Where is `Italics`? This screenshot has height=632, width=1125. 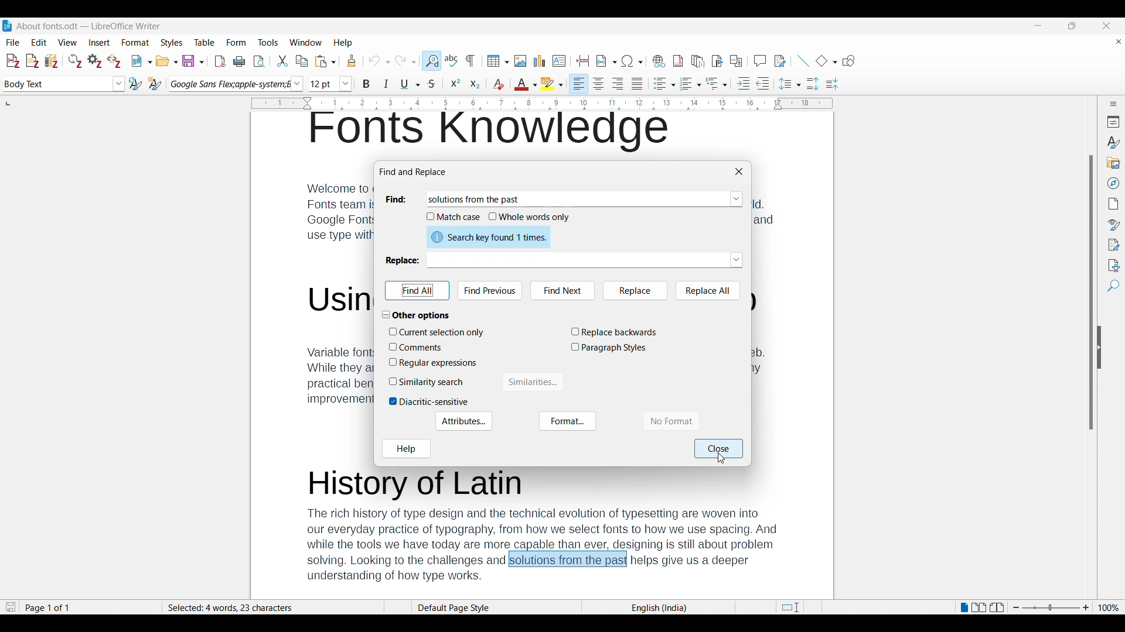 Italics is located at coordinates (387, 84).